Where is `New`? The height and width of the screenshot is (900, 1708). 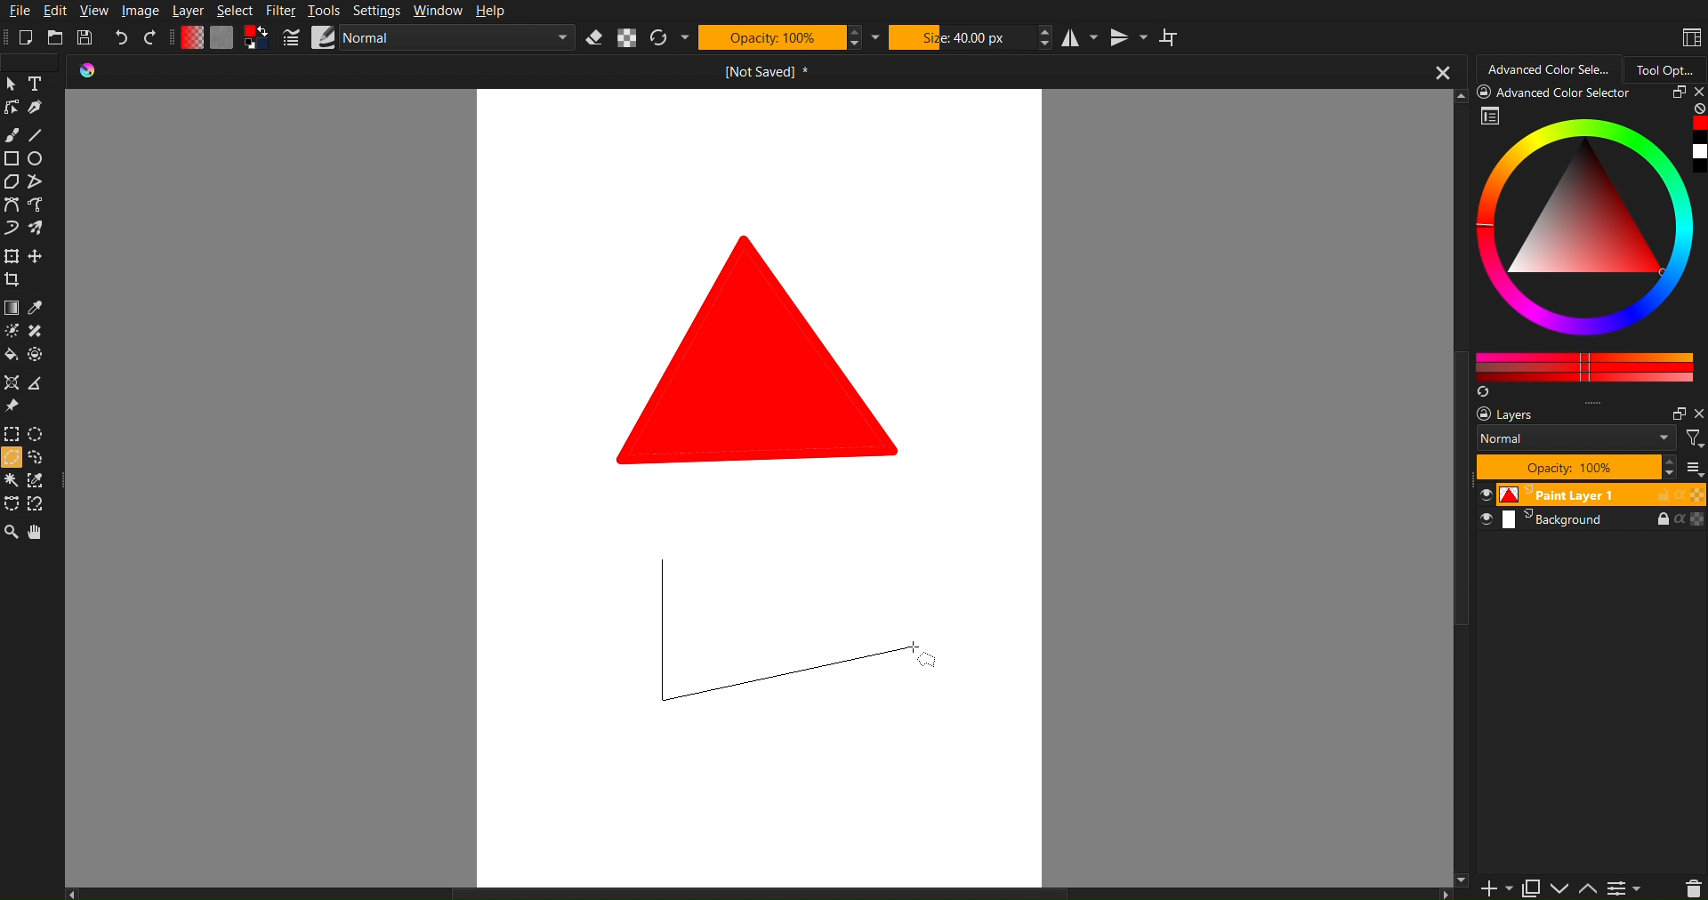
New is located at coordinates (25, 37).